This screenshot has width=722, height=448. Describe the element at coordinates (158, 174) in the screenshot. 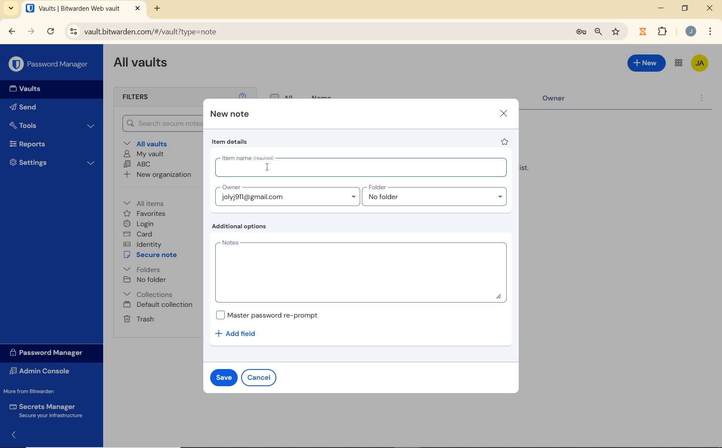

I see `New organization` at that location.